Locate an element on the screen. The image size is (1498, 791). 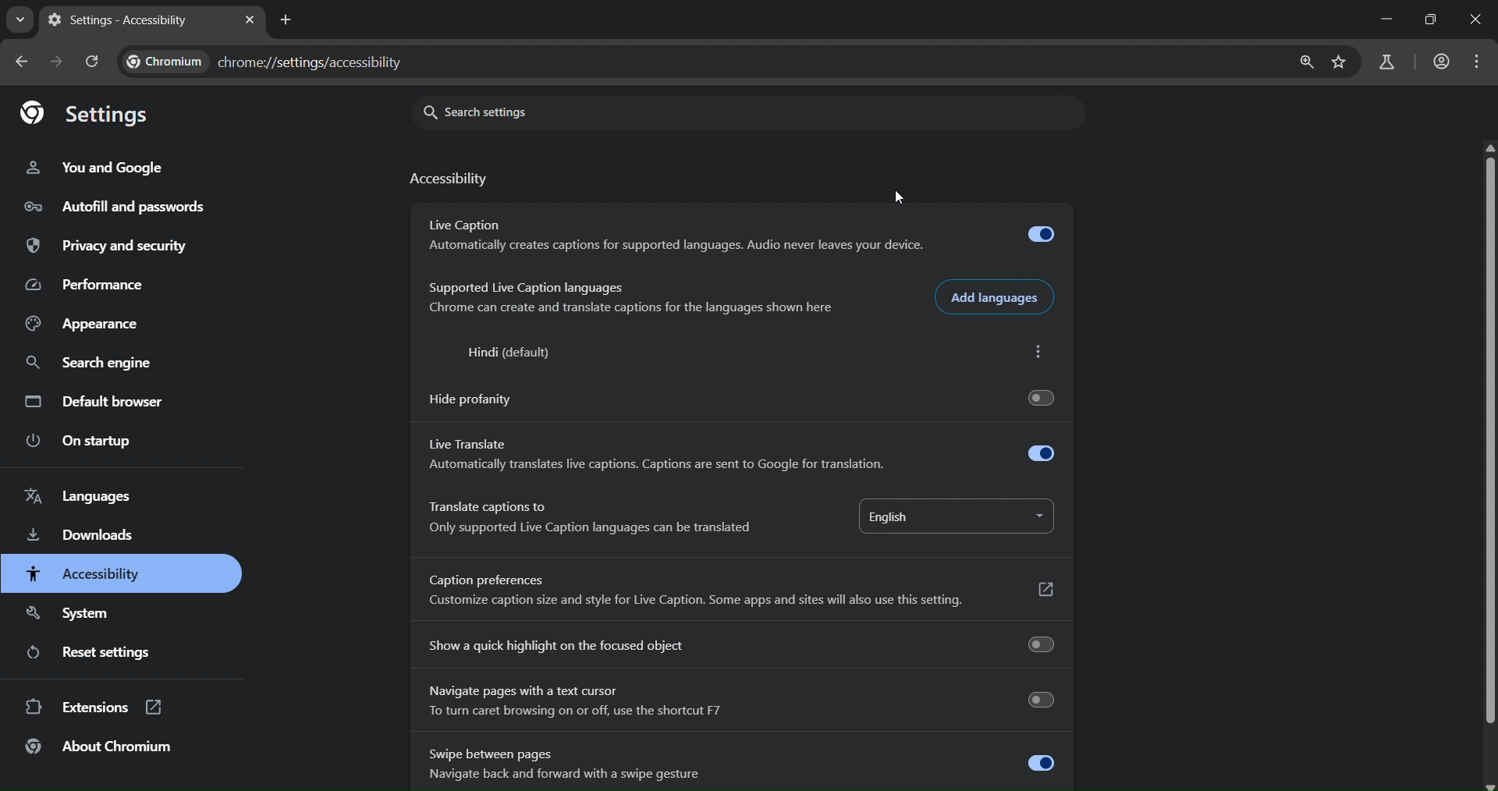
restore down is located at coordinates (1433, 19).